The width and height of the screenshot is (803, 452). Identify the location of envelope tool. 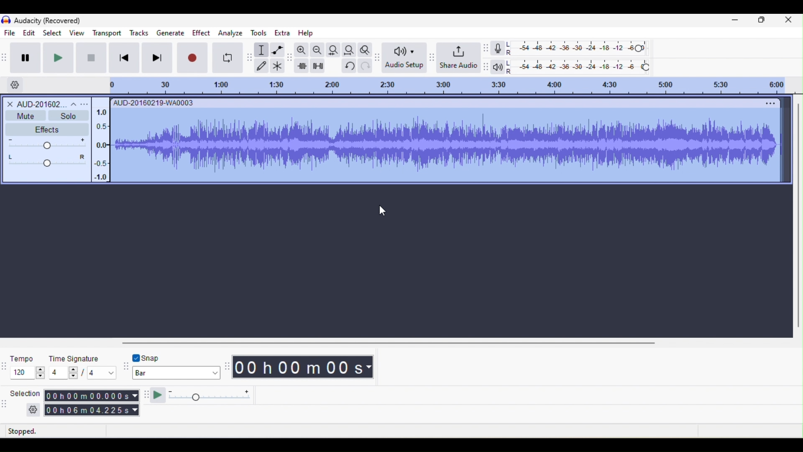
(278, 50).